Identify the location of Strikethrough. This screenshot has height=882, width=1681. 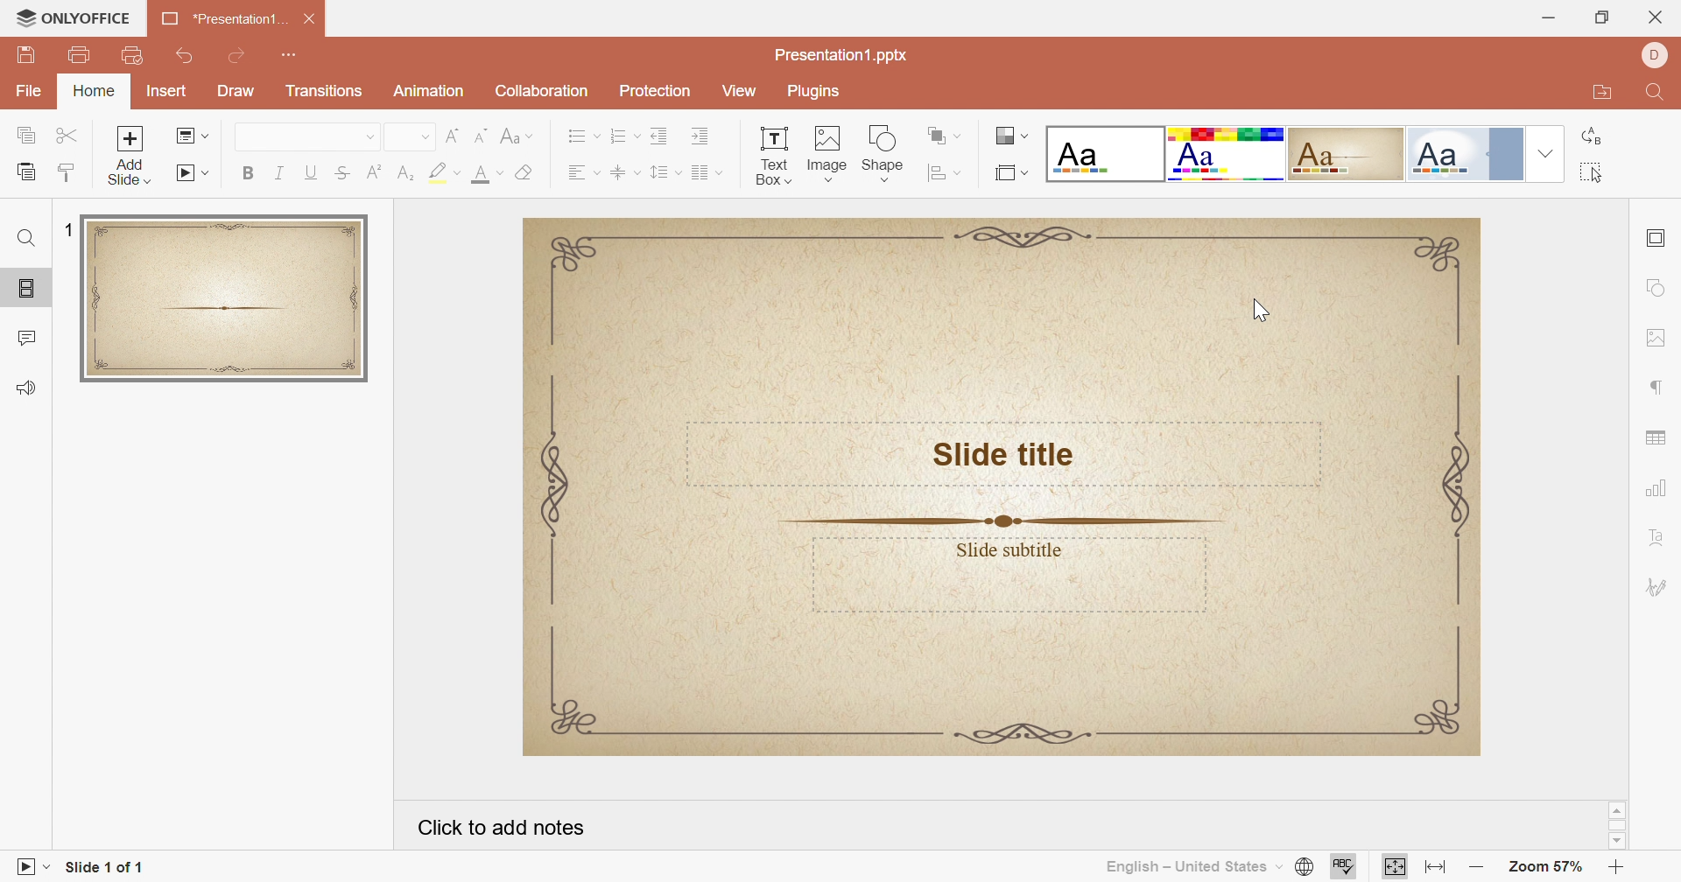
(339, 172).